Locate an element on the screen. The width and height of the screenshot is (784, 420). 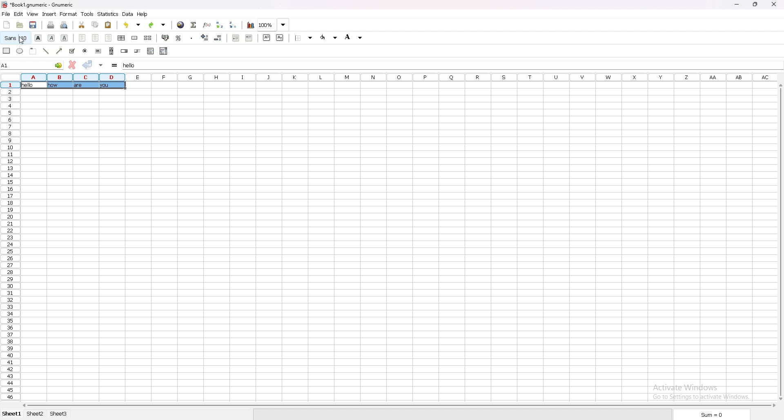
file is located at coordinates (6, 14).